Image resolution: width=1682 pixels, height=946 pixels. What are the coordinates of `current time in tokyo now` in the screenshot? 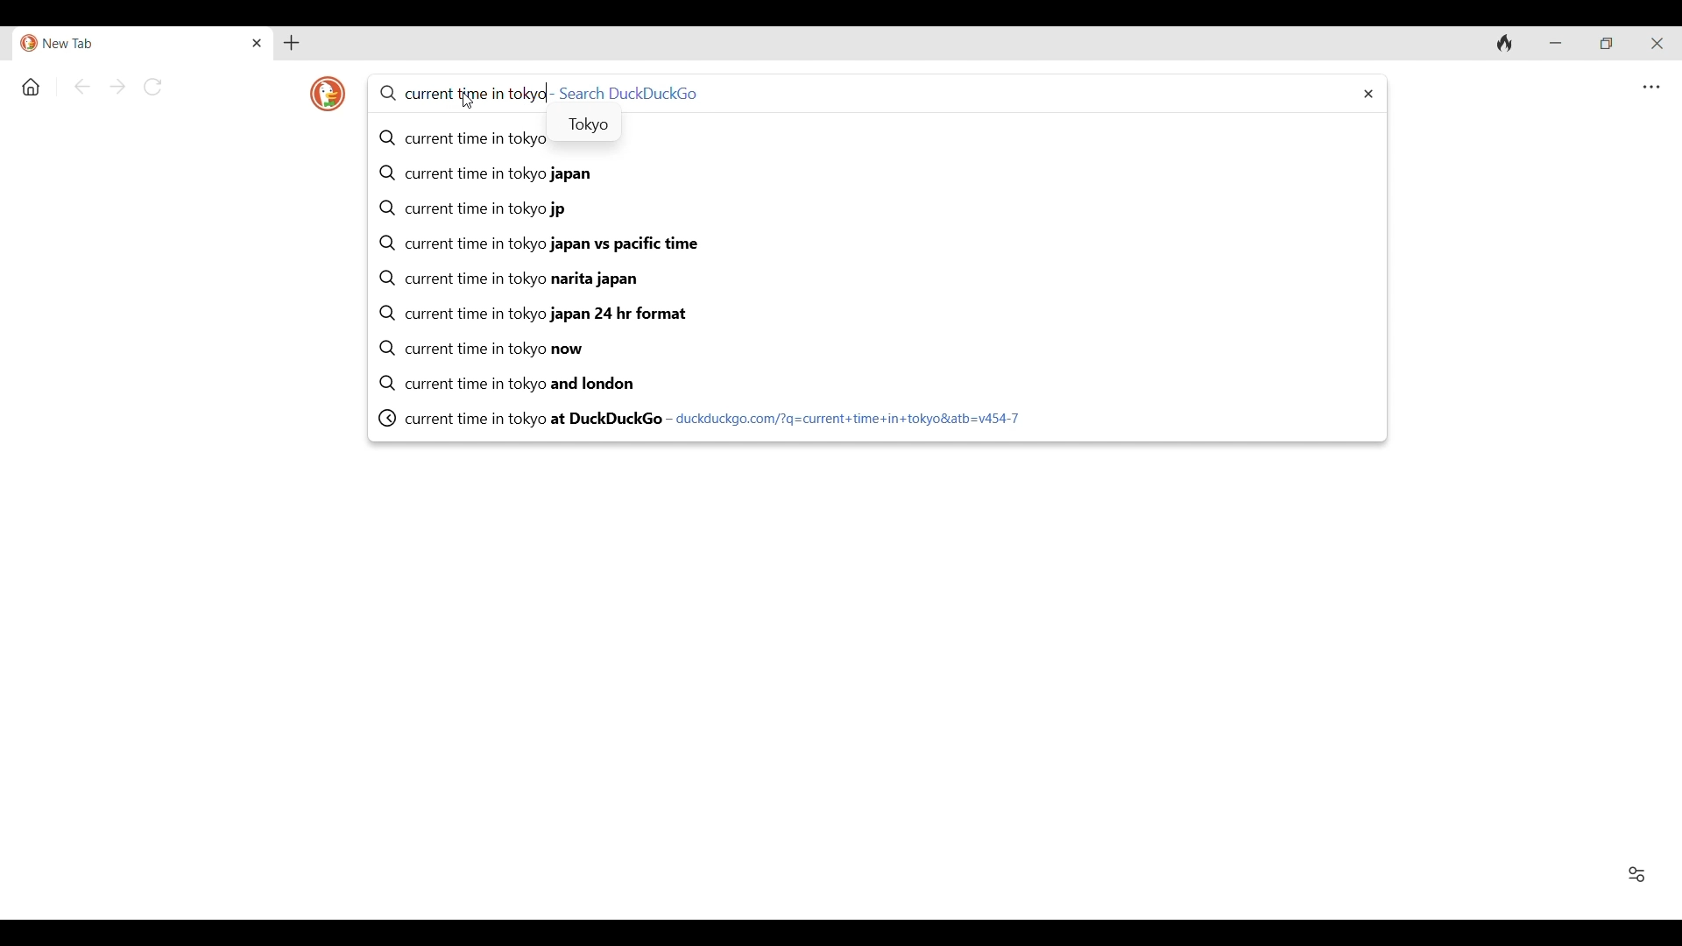 It's located at (478, 348).